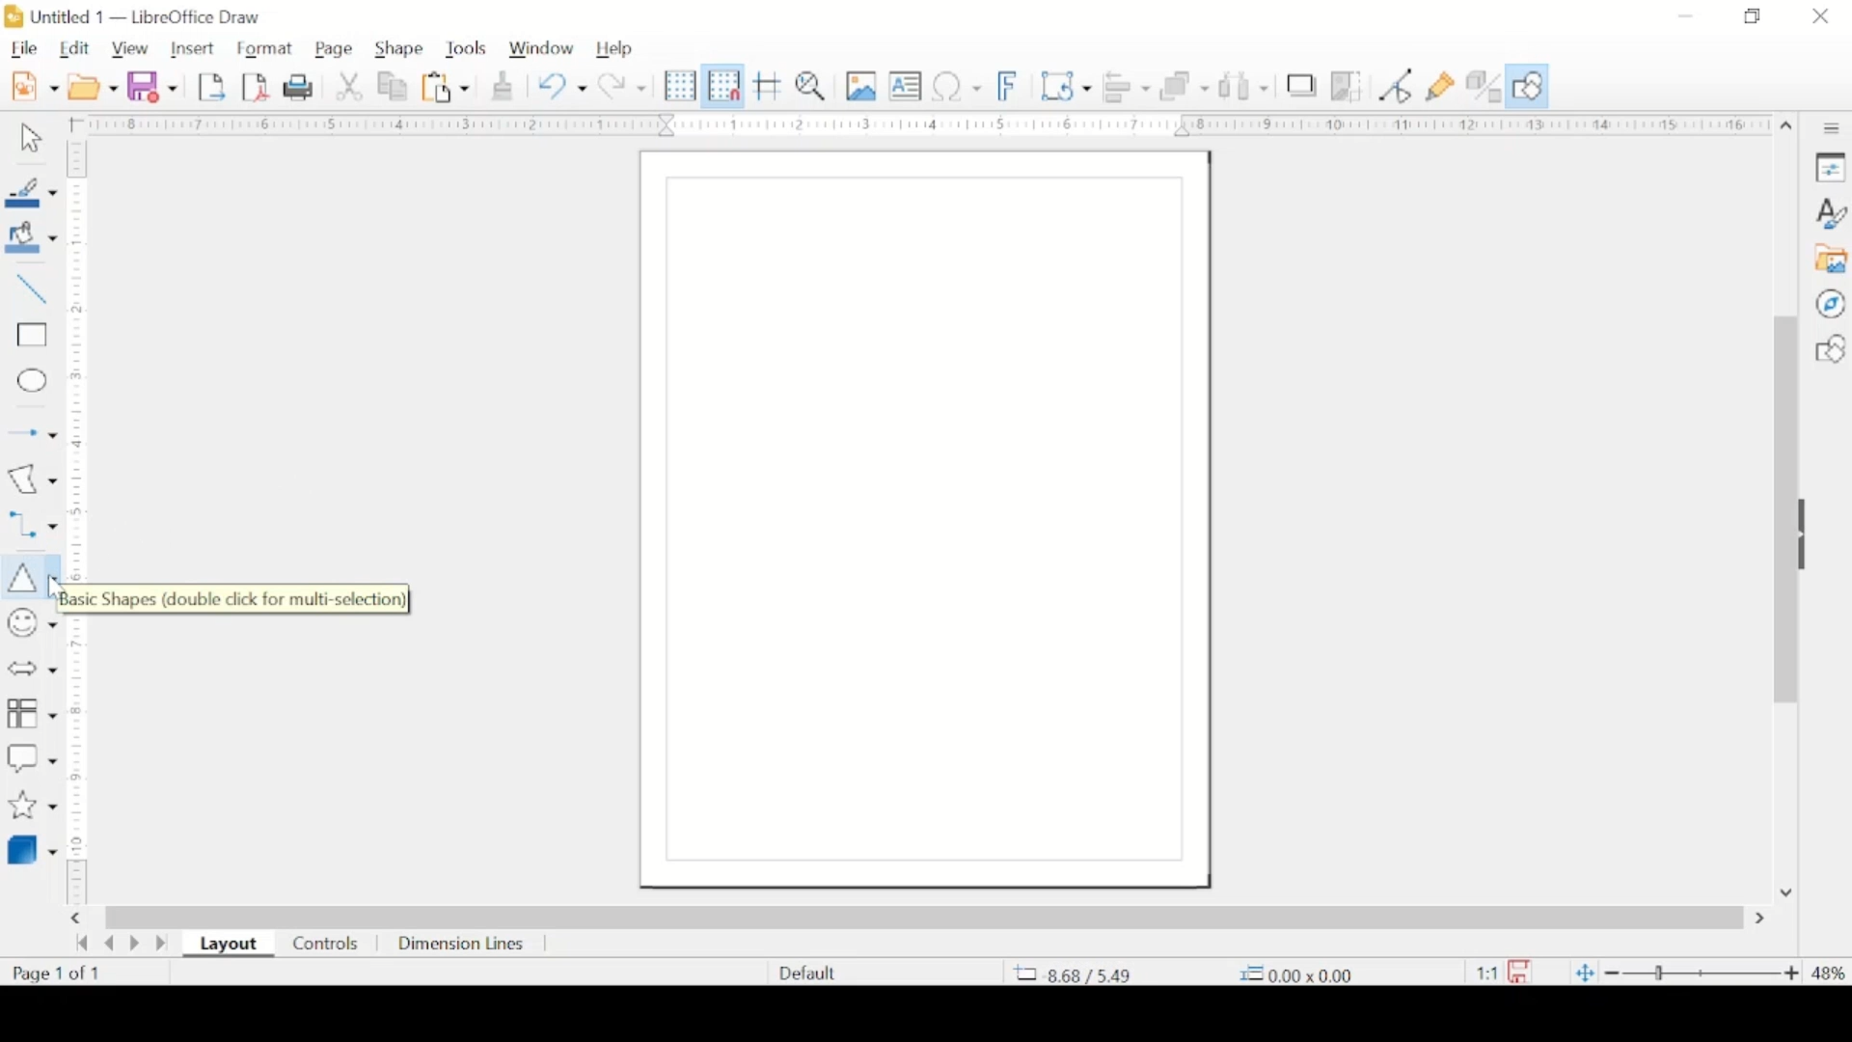  What do you see at coordinates (162, 944) in the screenshot?
I see `last page` at bounding box center [162, 944].